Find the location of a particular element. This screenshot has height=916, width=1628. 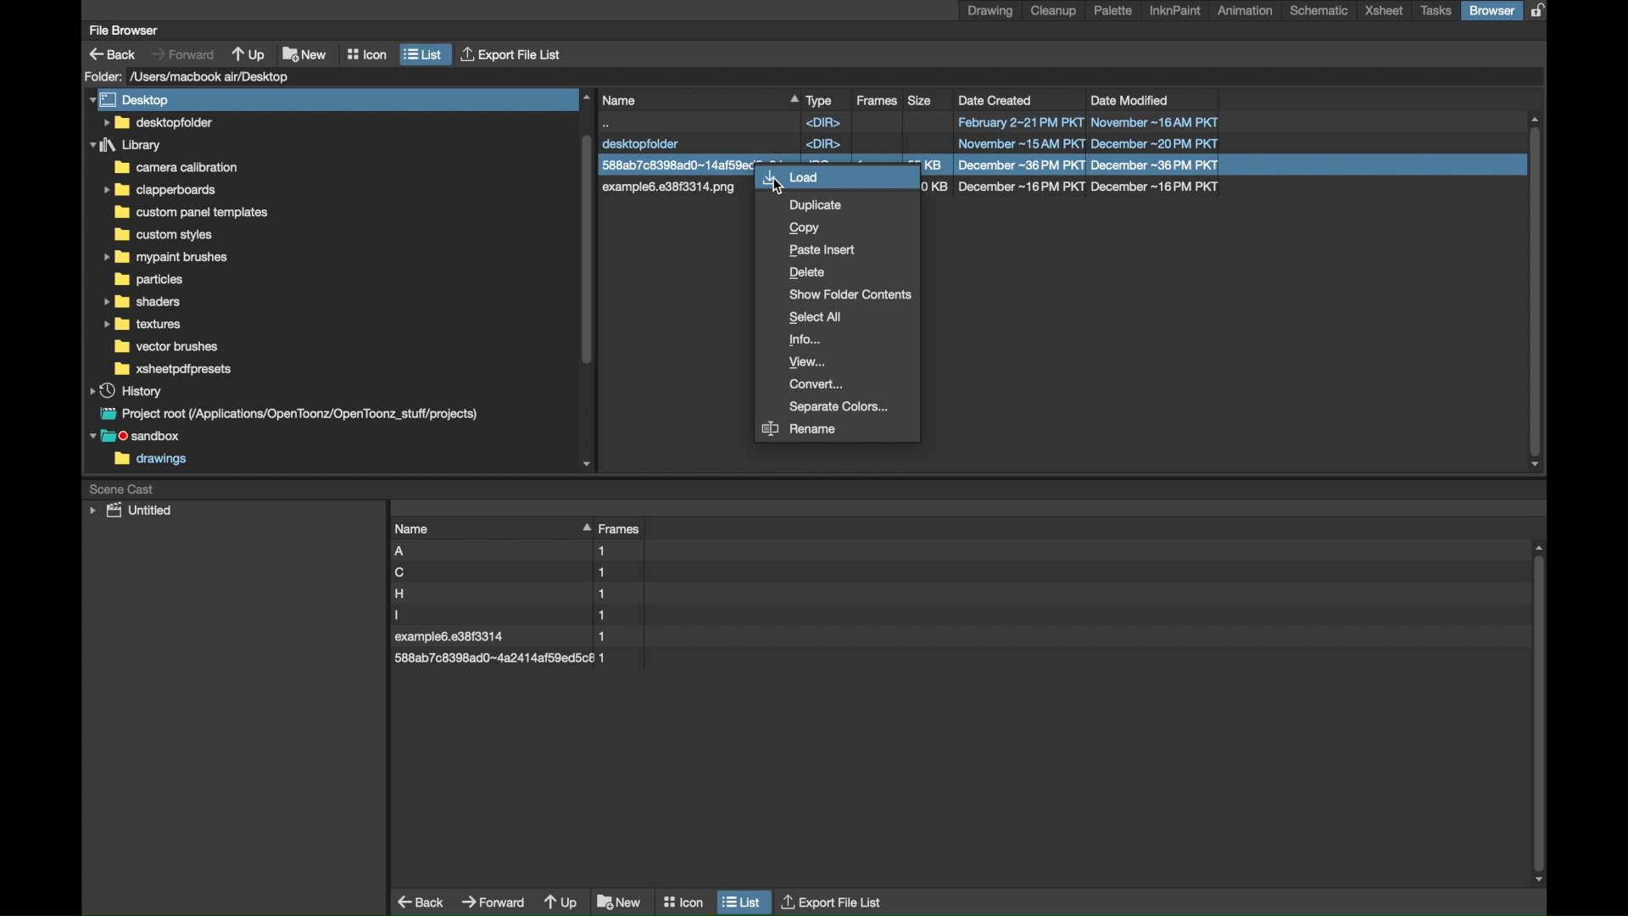

drawing is located at coordinates (990, 11).